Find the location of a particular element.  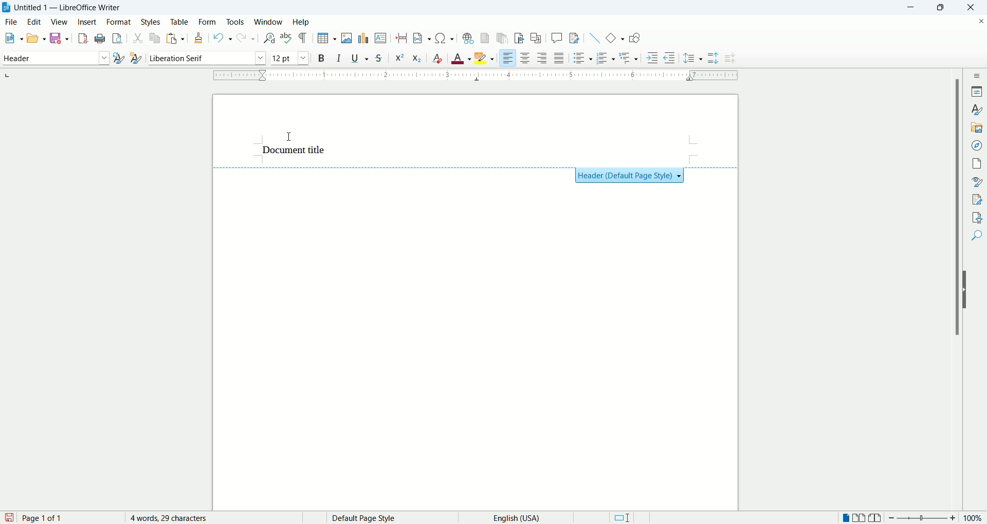

text language is located at coordinates (532, 517).